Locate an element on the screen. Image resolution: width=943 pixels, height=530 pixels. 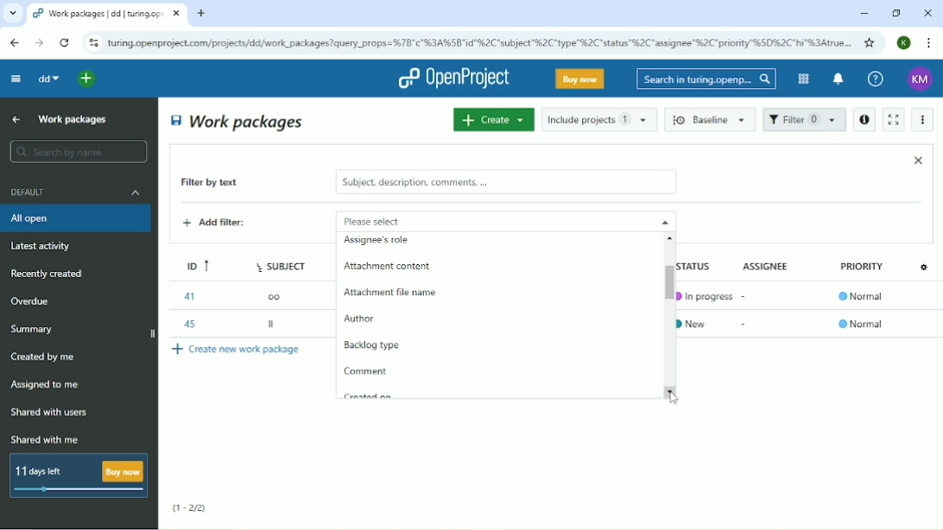
11 days left buy now is located at coordinates (77, 476).